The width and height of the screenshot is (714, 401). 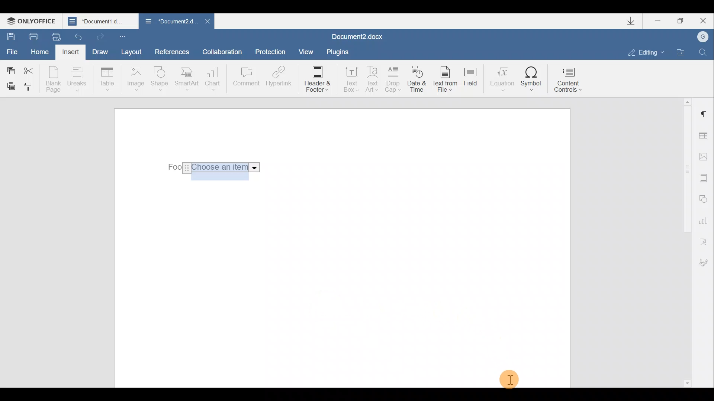 What do you see at coordinates (272, 53) in the screenshot?
I see `Protection` at bounding box center [272, 53].